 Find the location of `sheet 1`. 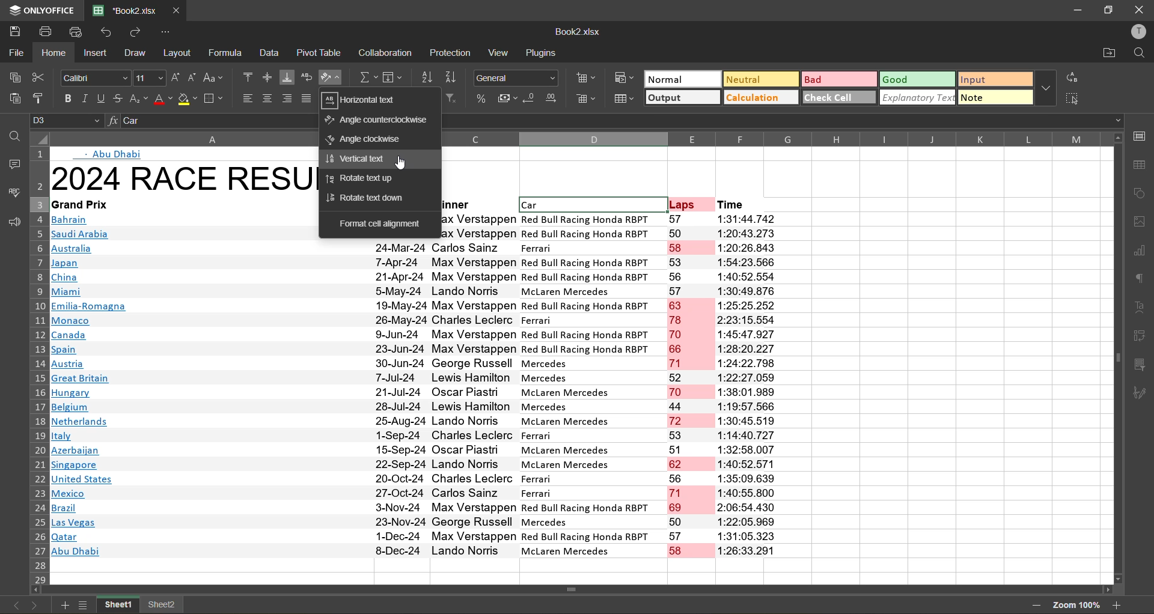

sheet 1 is located at coordinates (118, 605).